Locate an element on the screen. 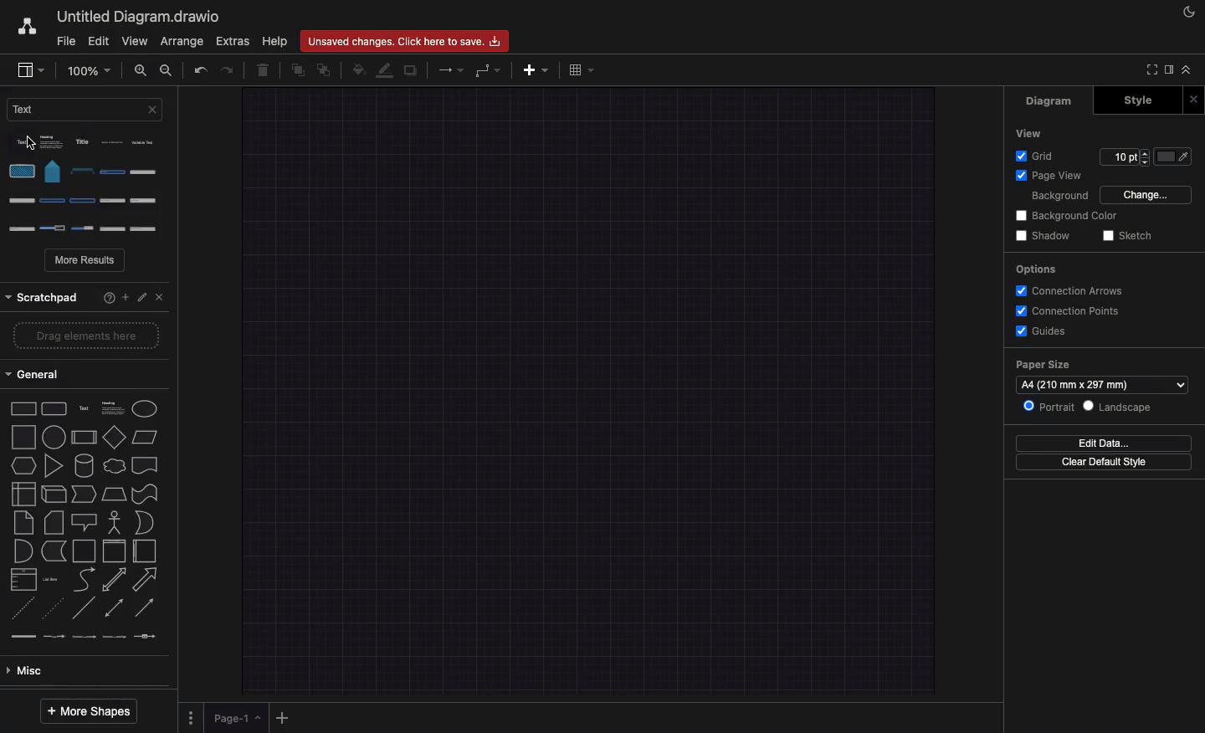  Text is located at coordinates (85, 109).